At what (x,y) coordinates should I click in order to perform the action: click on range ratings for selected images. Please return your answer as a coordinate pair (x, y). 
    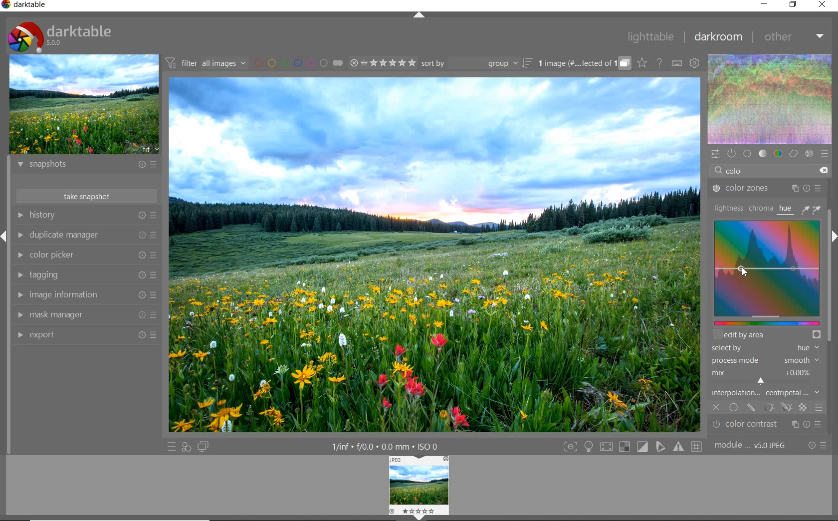
    Looking at the image, I should click on (383, 63).